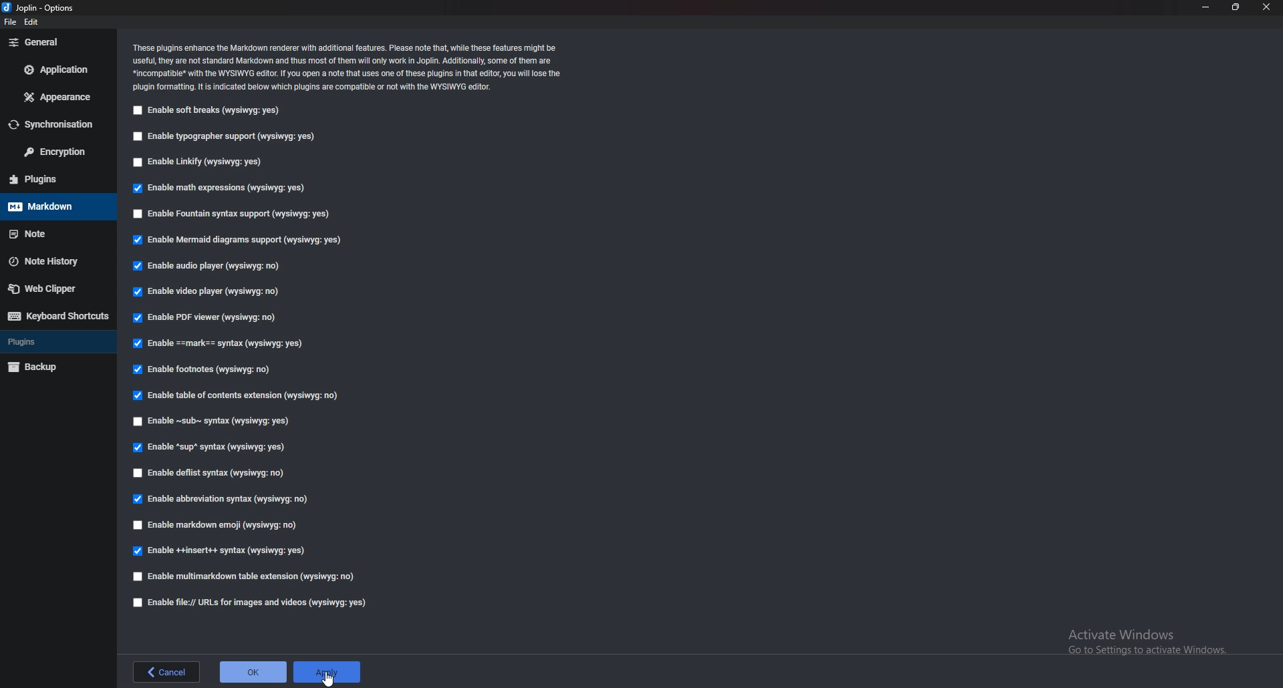 The height and width of the screenshot is (688, 1283). I want to click on Markdown, so click(56, 206).